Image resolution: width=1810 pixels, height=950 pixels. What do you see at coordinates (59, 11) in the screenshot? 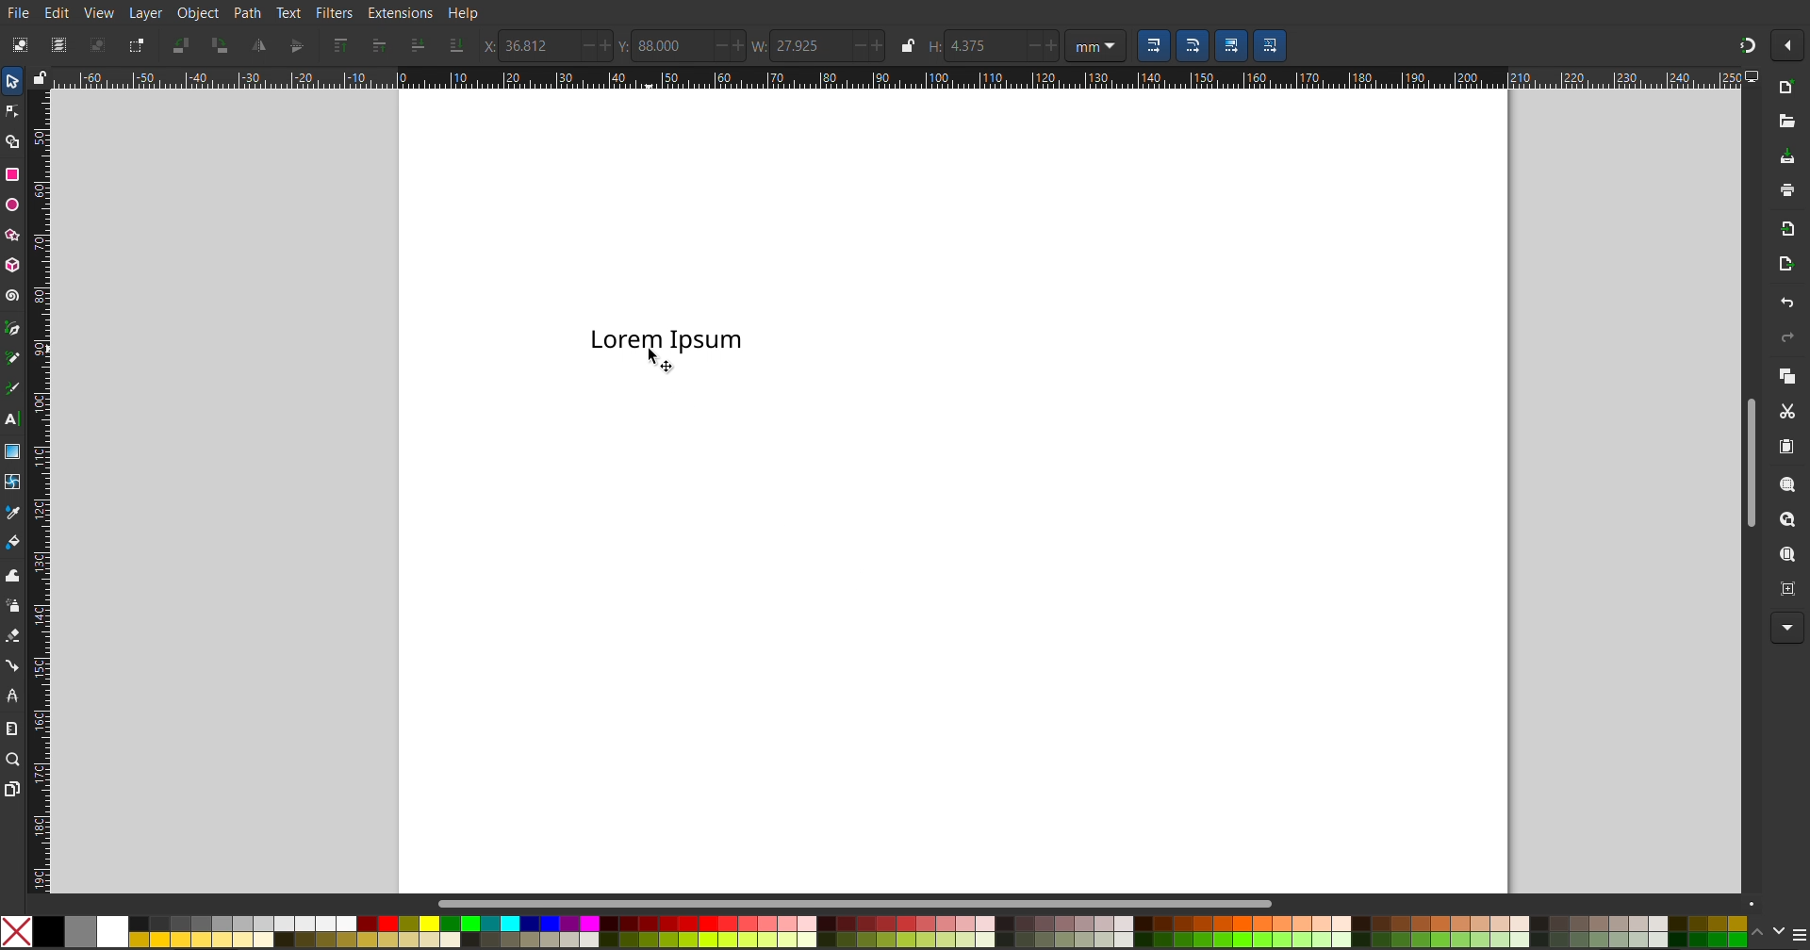
I see `Edit` at bounding box center [59, 11].